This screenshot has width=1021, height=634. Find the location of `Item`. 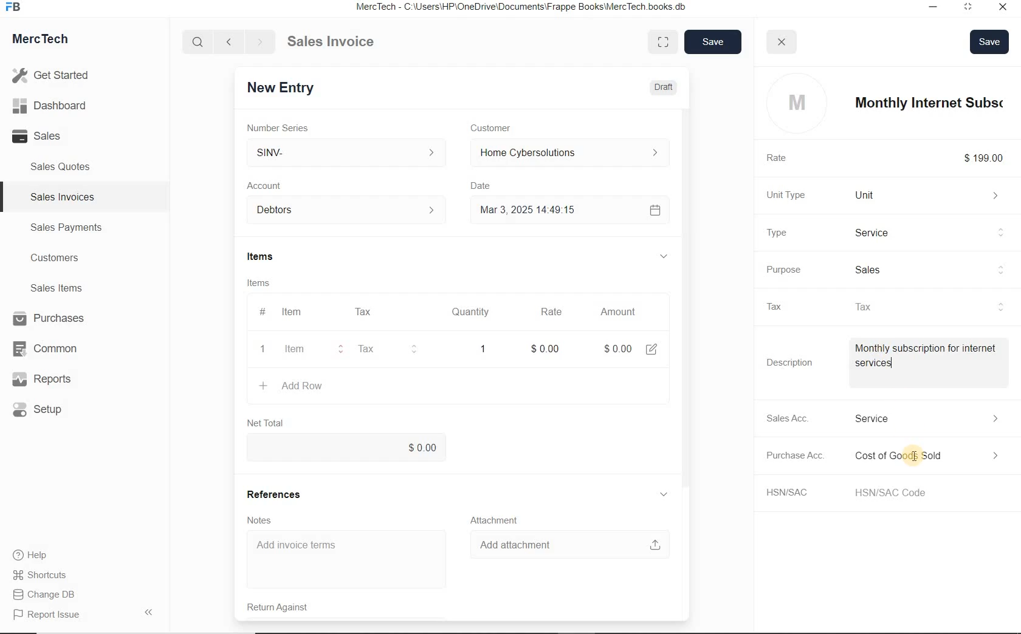

Item is located at coordinates (293, 312).